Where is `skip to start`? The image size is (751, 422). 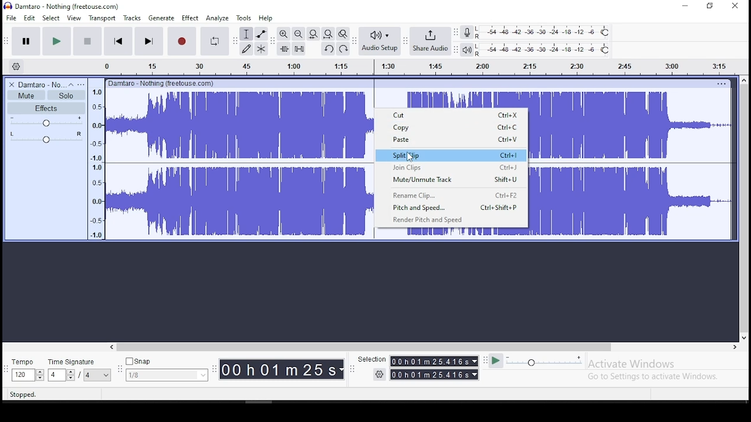
skip to start is located at coordinates (119, 41).